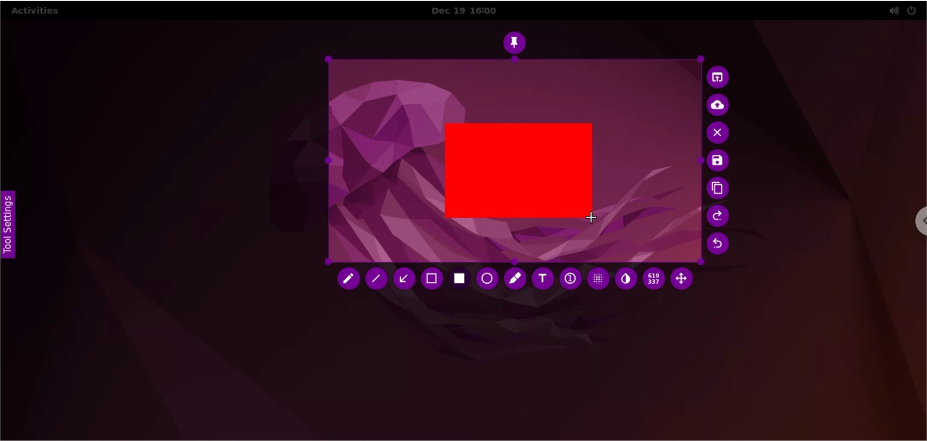 Image resolution: width=927 pixels, height=441 pixels. I want to click on line tool, so click(379, 280).